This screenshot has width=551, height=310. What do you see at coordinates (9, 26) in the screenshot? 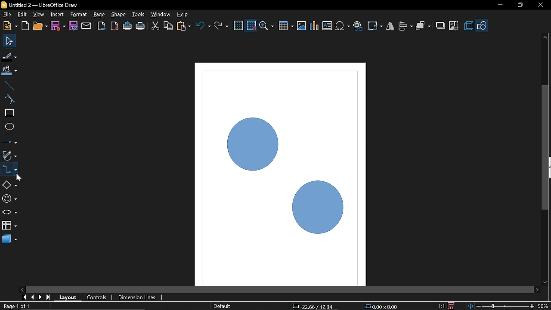
I see `New` at bounding box center [9, 26].